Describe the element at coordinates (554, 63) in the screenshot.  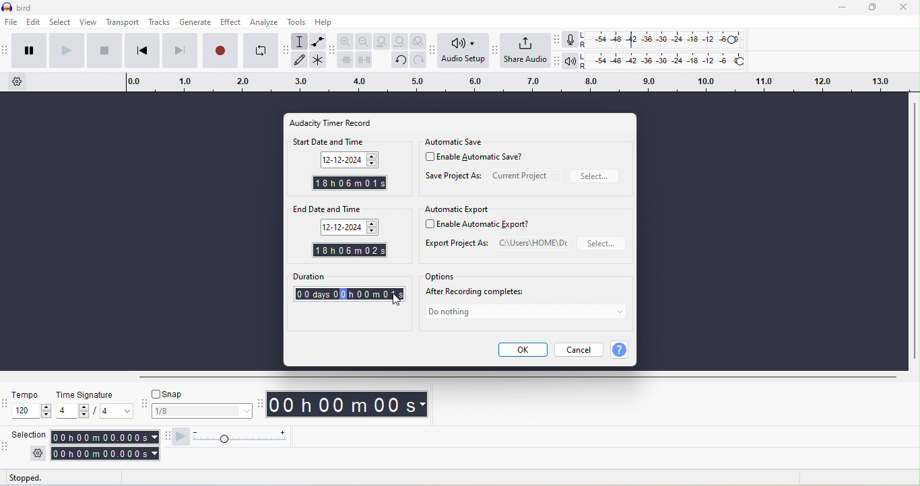
I see `audacity play back meter toolbar` at that location.